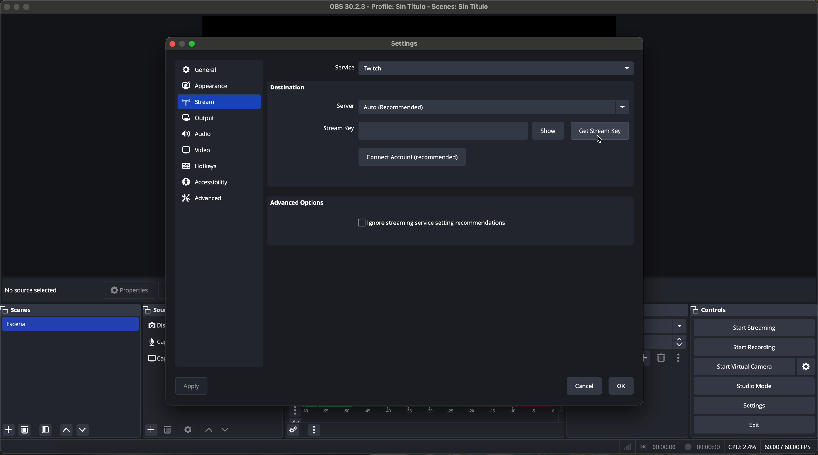 The image size is (818, 455). I want to click on data, so click(716, 447).